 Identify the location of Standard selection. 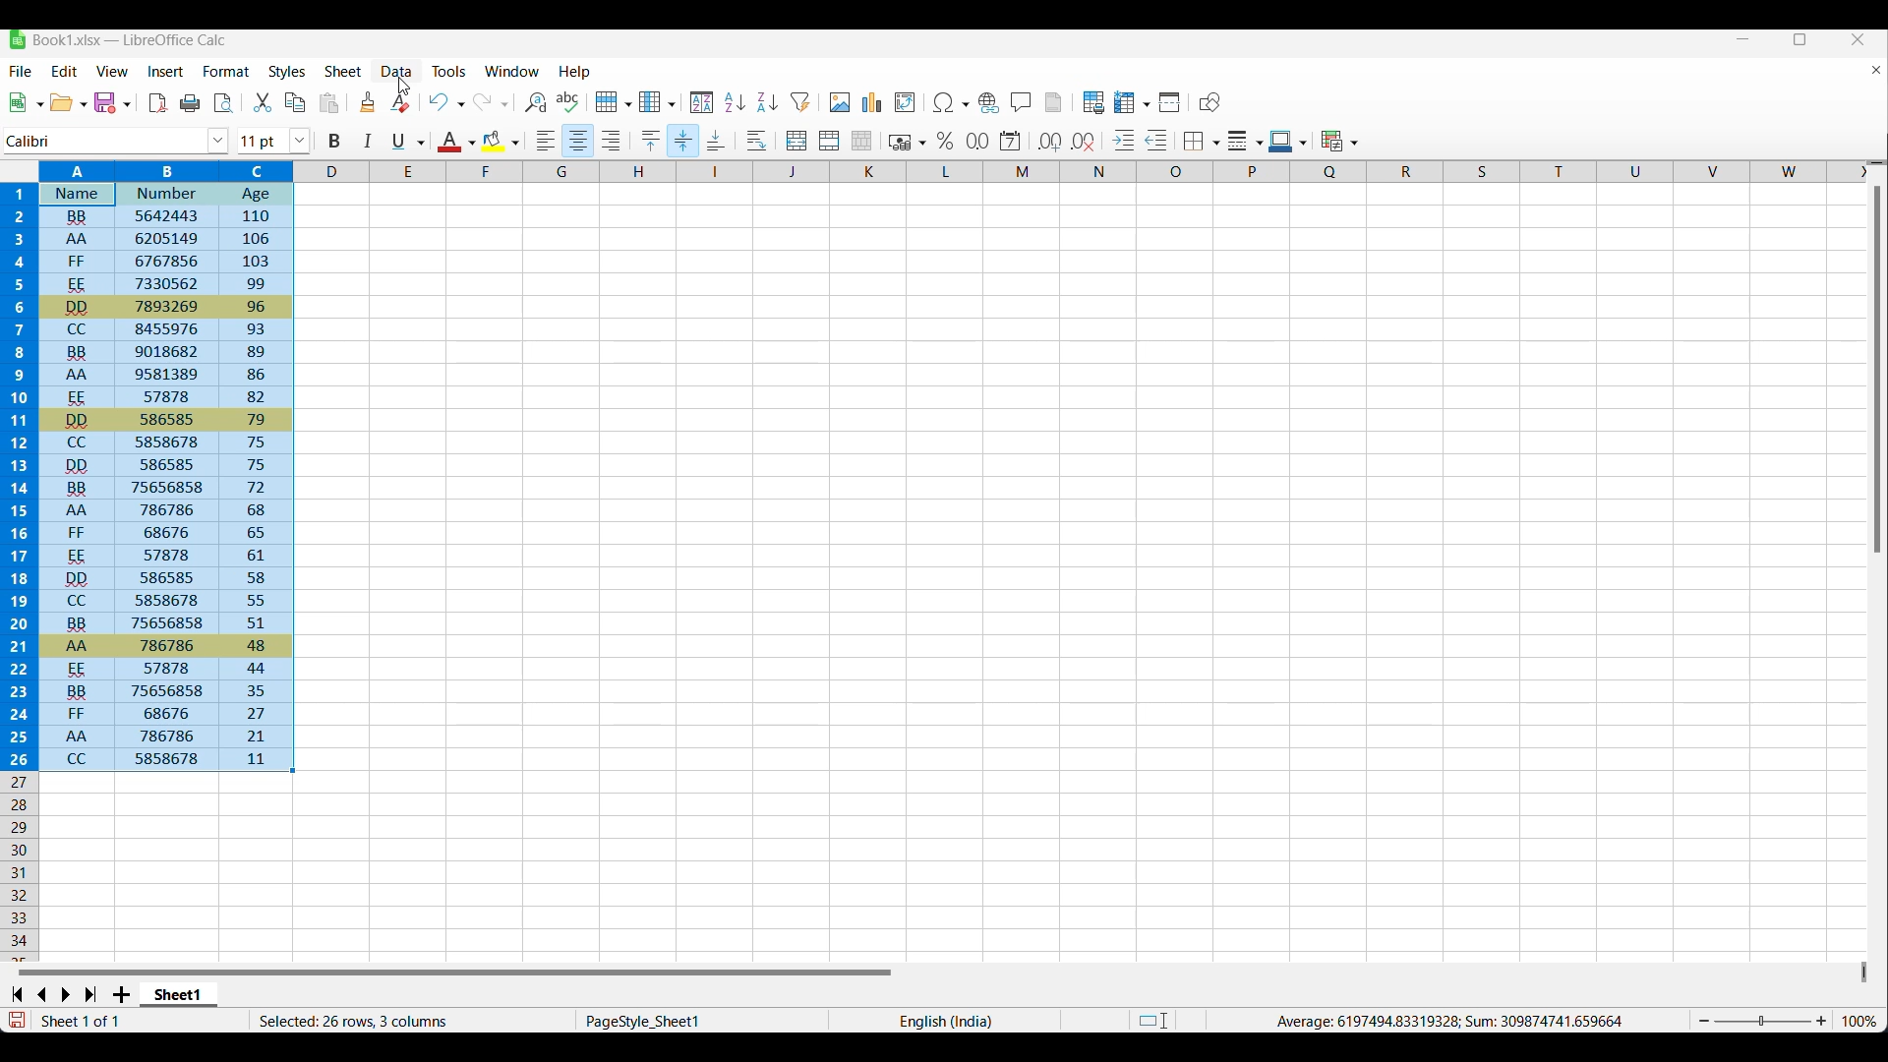
(1153, 1021).